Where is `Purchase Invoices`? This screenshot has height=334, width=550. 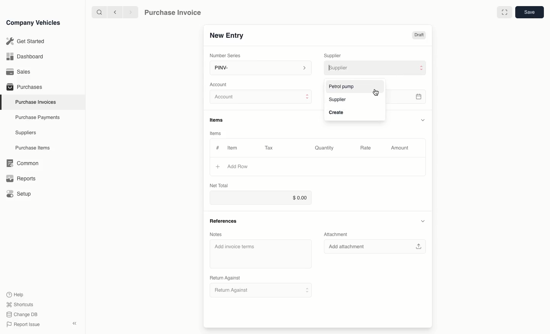
Purchase Invoices is located at coordinates (34, 102).